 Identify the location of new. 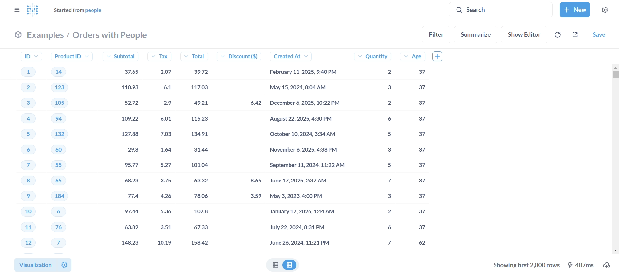
(575, 9).